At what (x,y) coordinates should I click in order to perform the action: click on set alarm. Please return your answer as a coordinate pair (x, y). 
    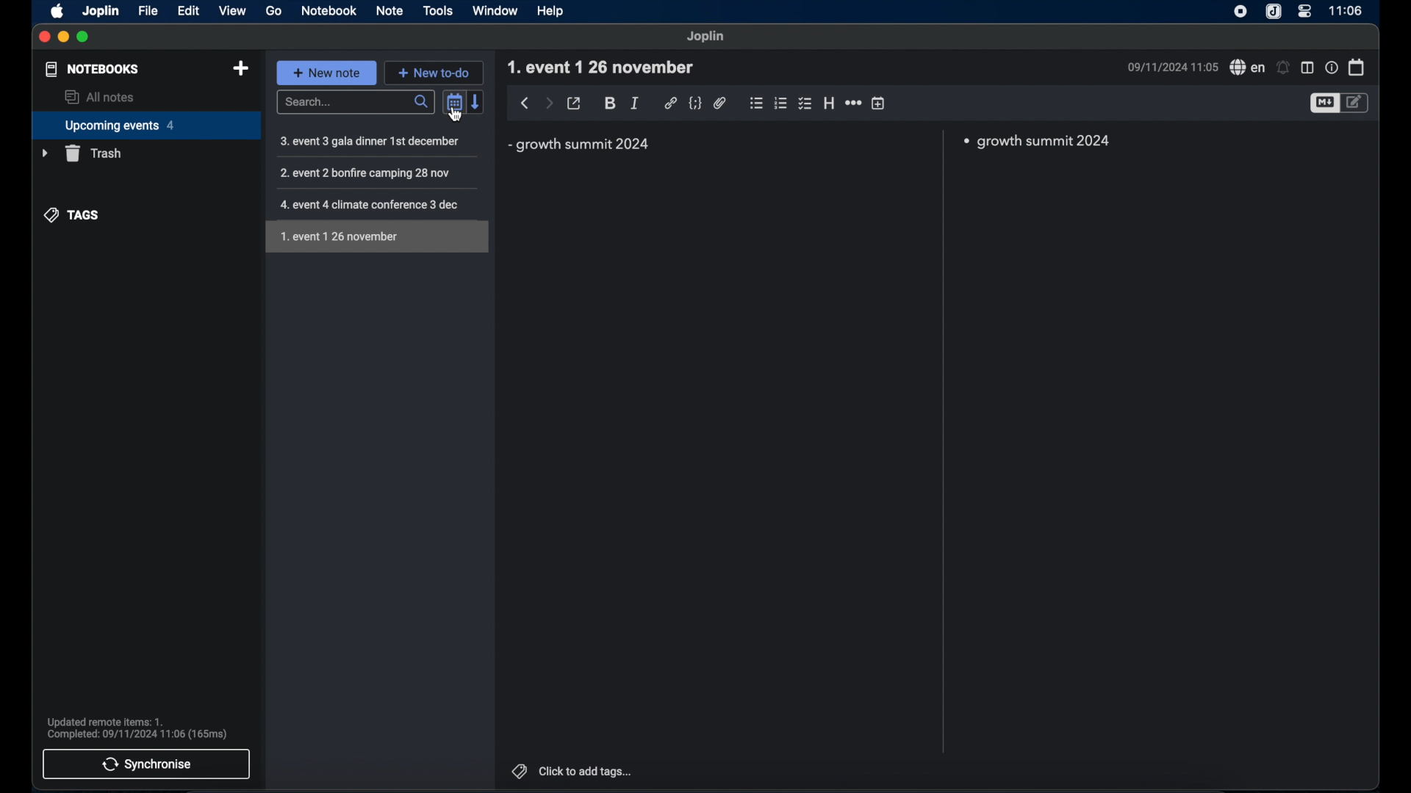
    Looking at the image, I should click on (1283, 67).